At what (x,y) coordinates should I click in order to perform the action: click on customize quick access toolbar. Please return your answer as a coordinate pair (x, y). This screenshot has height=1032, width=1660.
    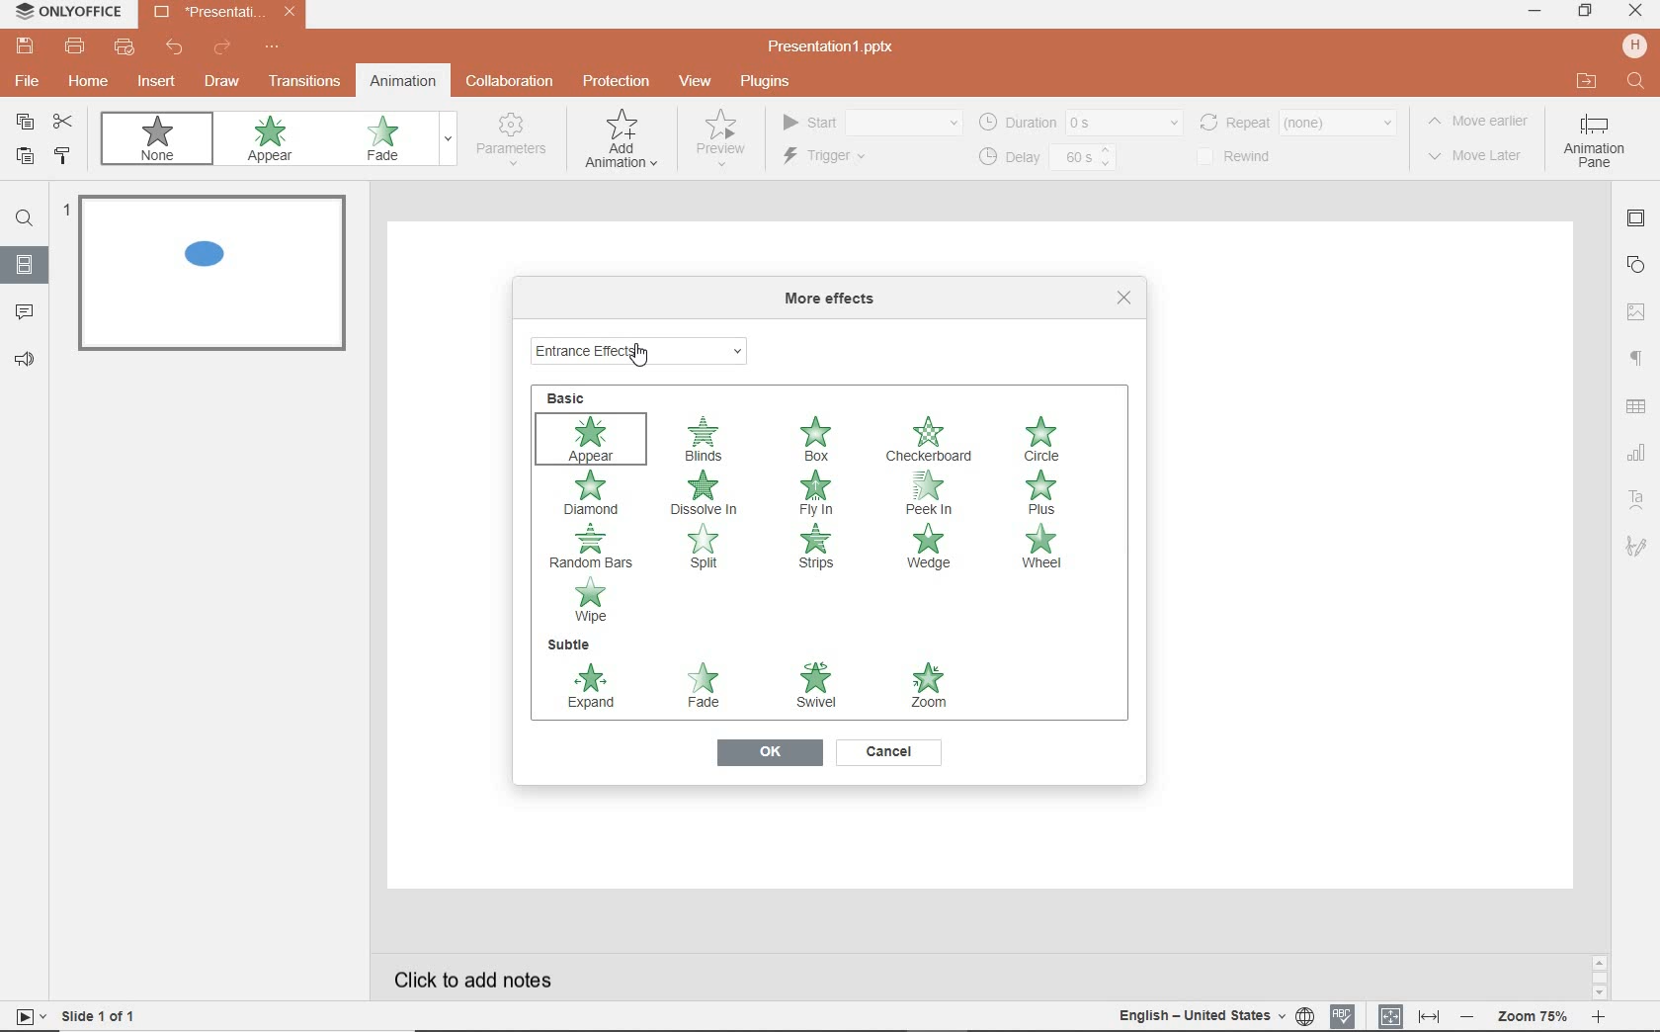
    Looking at the image, I should click on (273, 48).